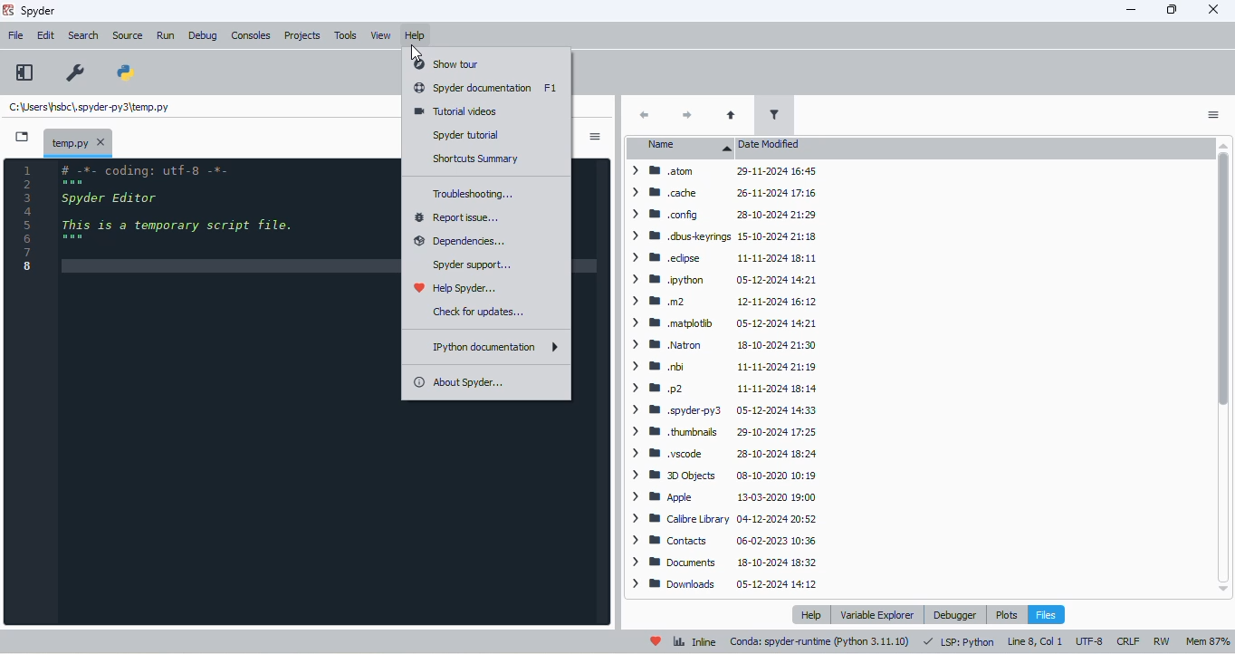 Image resolution: width=1235 pixels, height=654 pixels. What do you see at coordinates (101, 142) in the screenshot?
I see `close` at bounding box center [101, 142].